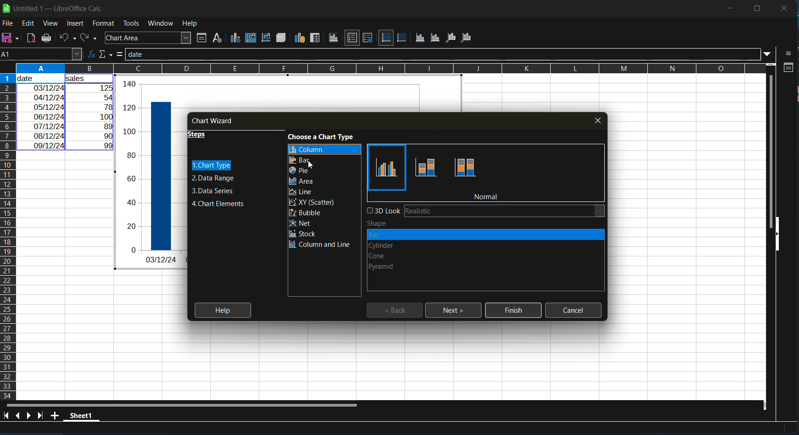 This screenshot has width=799, height=435. What do you see at coordinates (53, 24) in the screenshot?
I see `view` at bounding box center [53, 24].